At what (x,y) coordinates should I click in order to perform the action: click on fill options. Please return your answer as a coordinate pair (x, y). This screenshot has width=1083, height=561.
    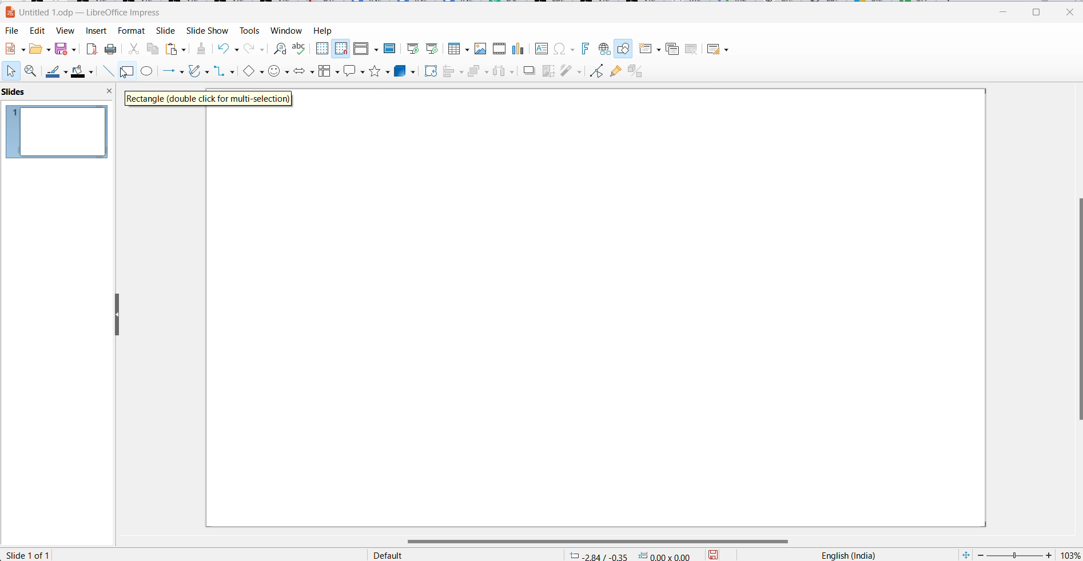
    Looking at the image, I should click on (39, 49).